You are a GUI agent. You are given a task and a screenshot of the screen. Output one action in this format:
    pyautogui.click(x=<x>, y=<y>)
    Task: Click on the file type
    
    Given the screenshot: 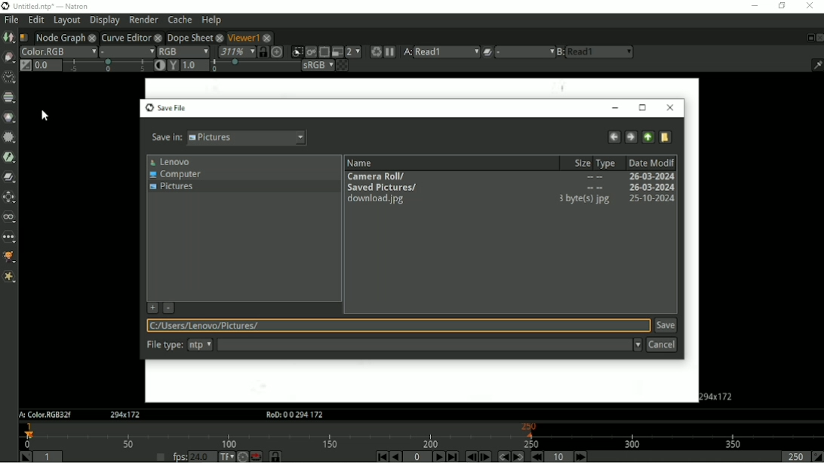 What is the action you would take?
    pyautogui.click(x=165, y=344)
    